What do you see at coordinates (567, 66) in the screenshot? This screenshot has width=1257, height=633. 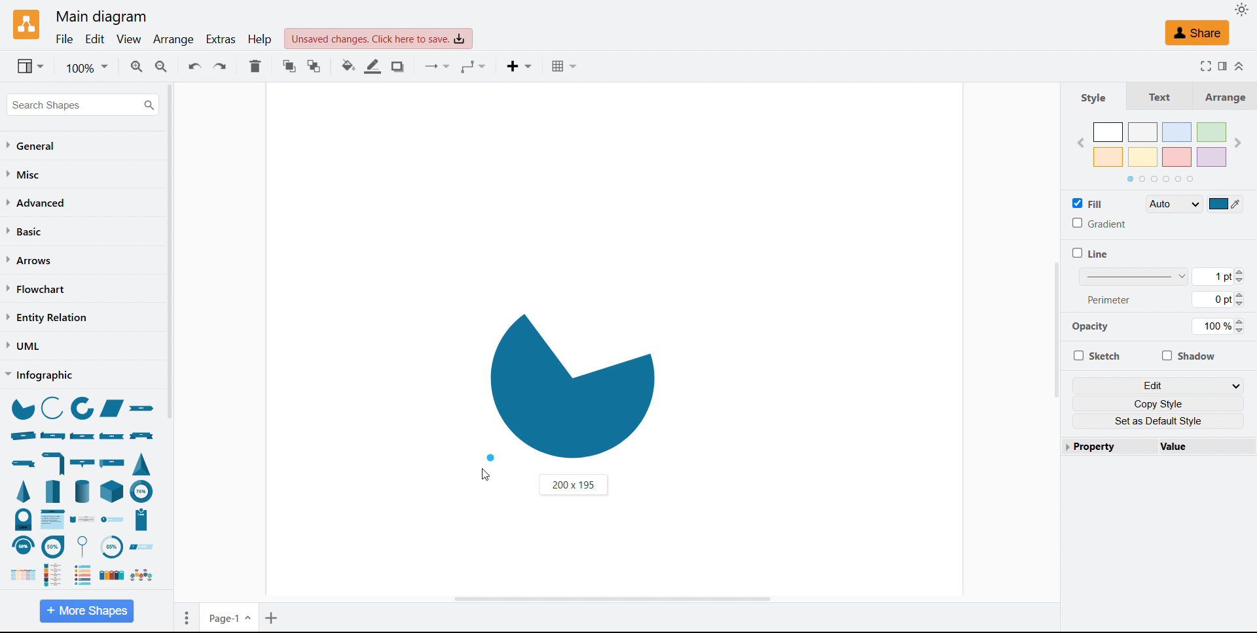 I see `Table ` at bounding box center [567, 66].